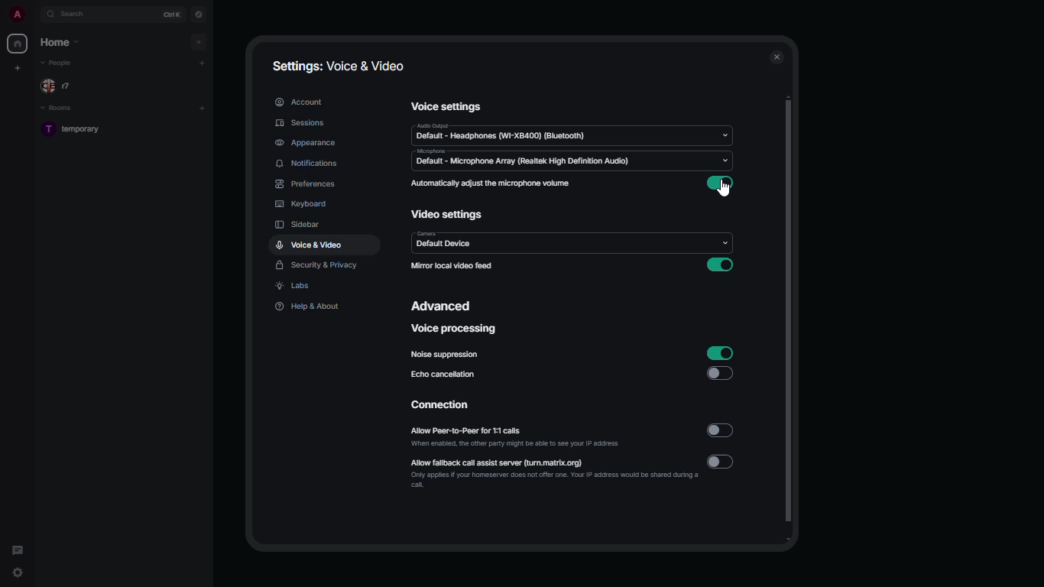  What do you see at coordinates (721, 183) in the screenshot?
I see `enabled` at bounding box center [721, 183].